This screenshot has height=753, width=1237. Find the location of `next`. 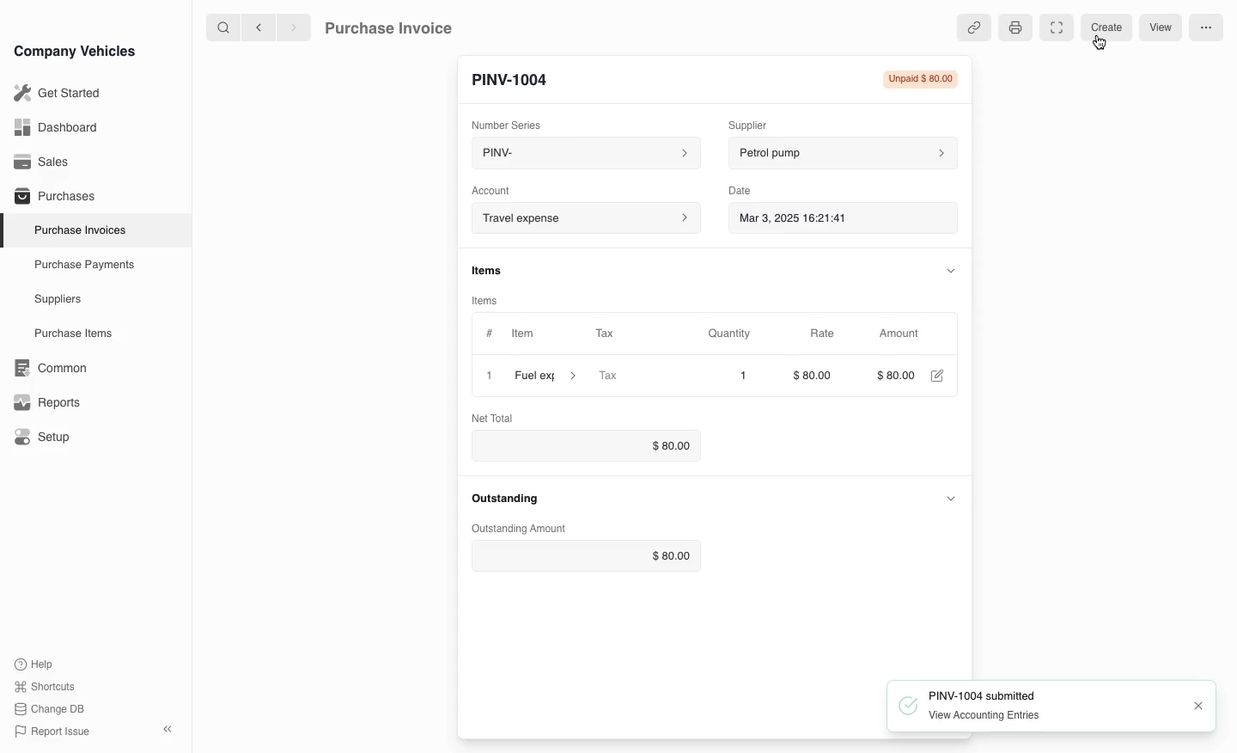

next is located at coordinates (294, 27).